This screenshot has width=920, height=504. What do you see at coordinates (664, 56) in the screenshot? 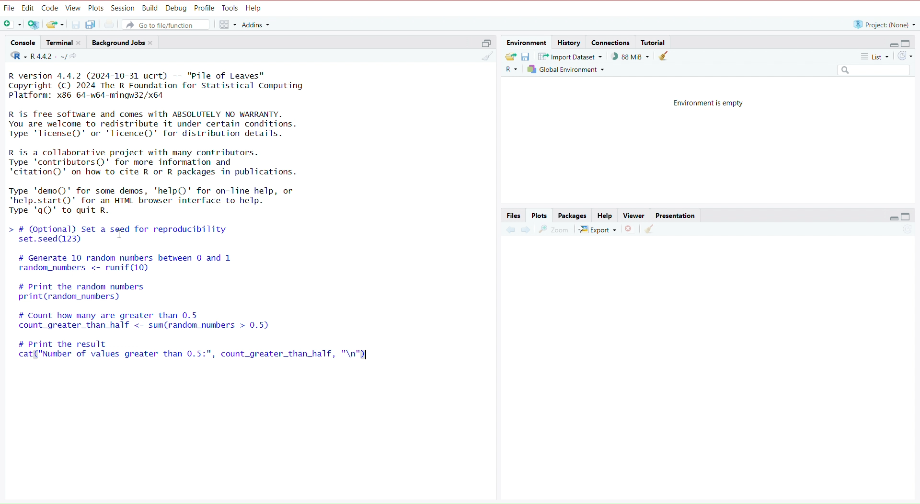
I see `Clear` at bounding box center [664, 56].